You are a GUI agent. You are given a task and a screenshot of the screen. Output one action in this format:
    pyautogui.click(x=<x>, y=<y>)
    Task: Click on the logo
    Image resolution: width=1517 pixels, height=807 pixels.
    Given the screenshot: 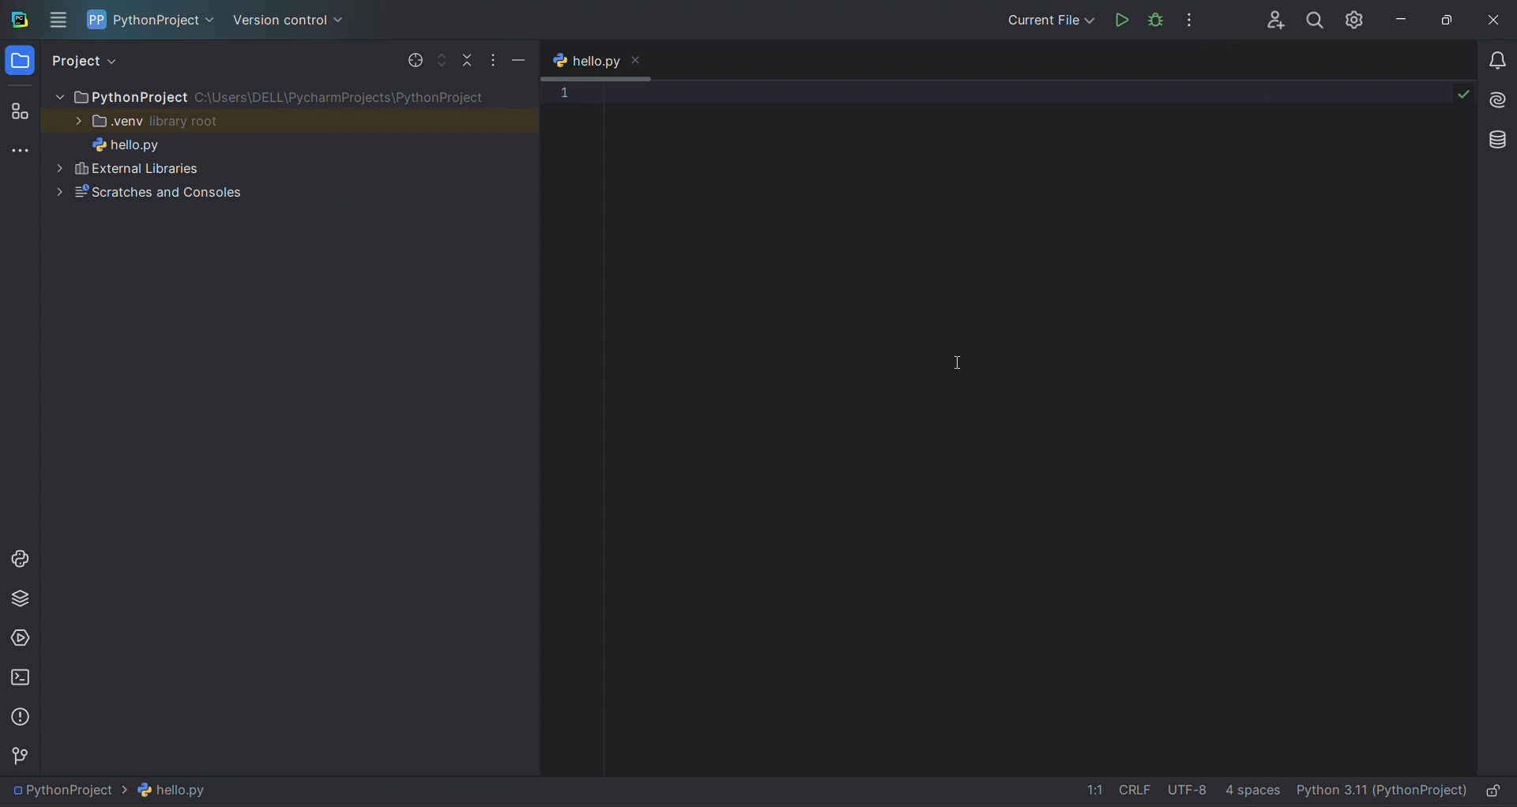 What is the action you would take?
    pyautogui.click(x=18, y=19)
    